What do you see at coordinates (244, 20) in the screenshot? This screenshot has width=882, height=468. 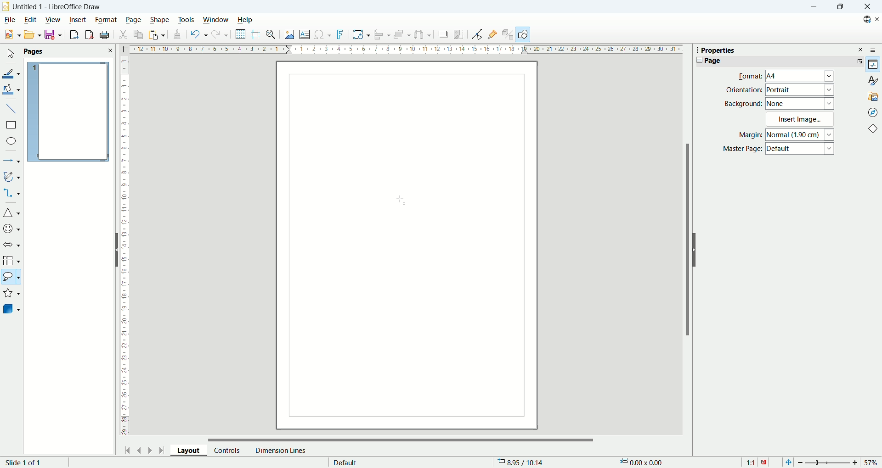 I see `help` at bounding box center [244, 20].